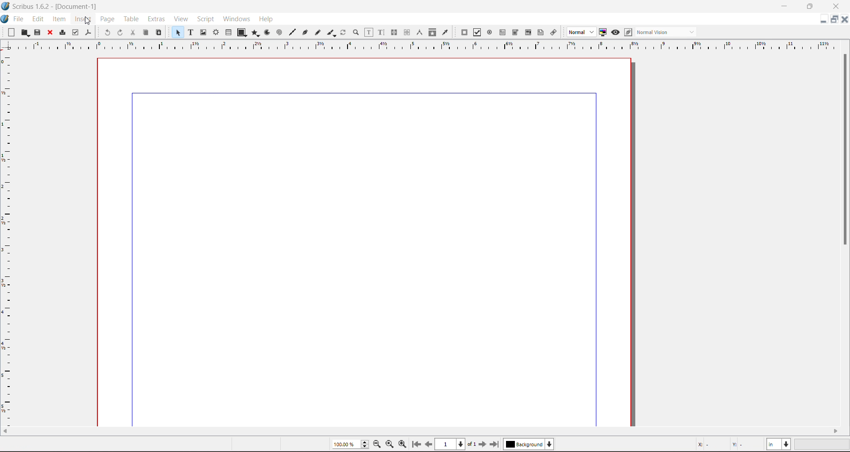  I want to click on Unlink Text Frames, so click(406, 32).